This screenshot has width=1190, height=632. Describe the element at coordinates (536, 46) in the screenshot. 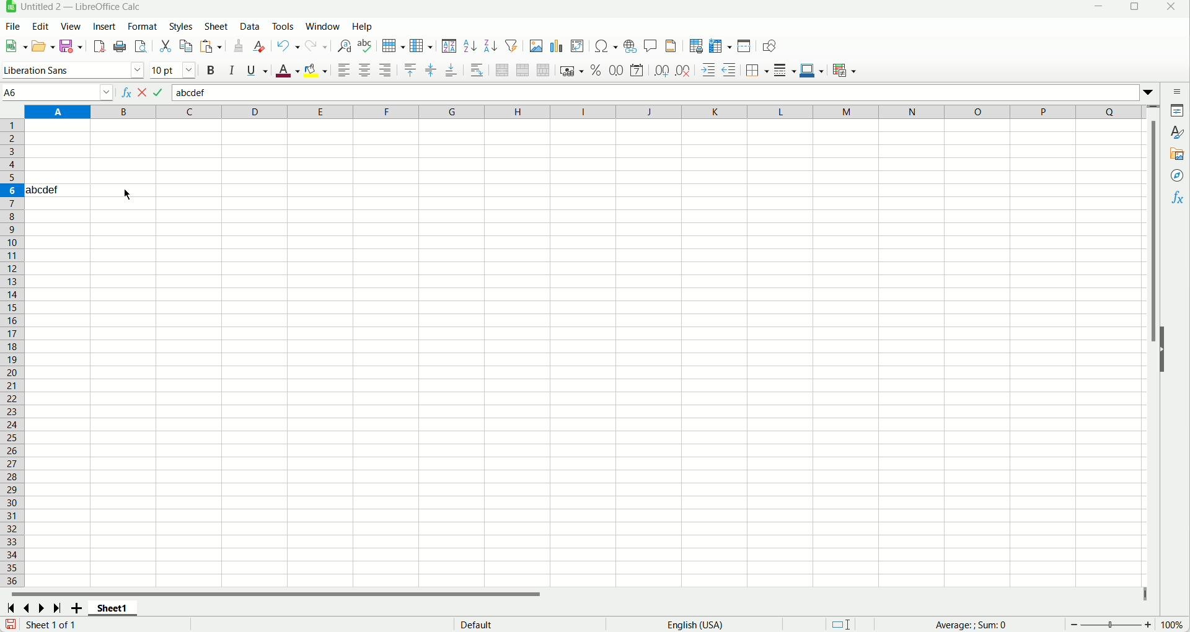

I see `insert image` at that location.